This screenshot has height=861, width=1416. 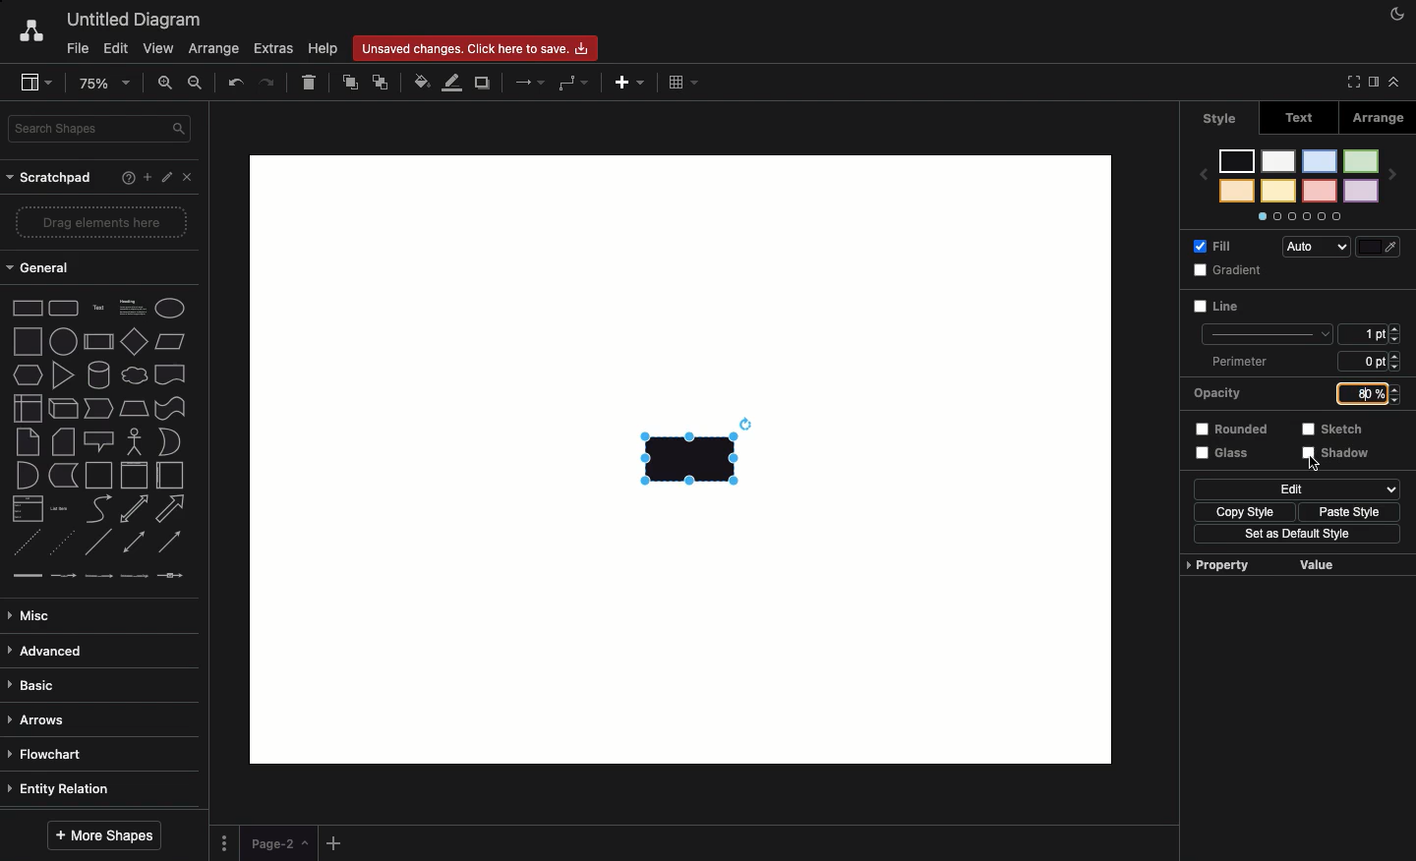 I want to click on Edit, so click(x=114, y=49).